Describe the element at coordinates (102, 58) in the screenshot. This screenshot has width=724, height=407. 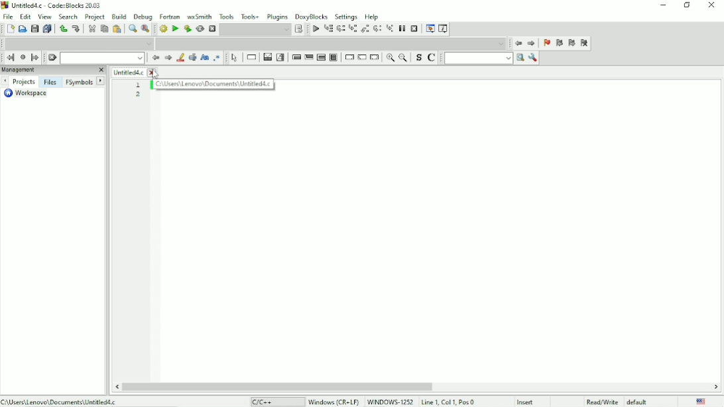
I see `Drop down` at that location.